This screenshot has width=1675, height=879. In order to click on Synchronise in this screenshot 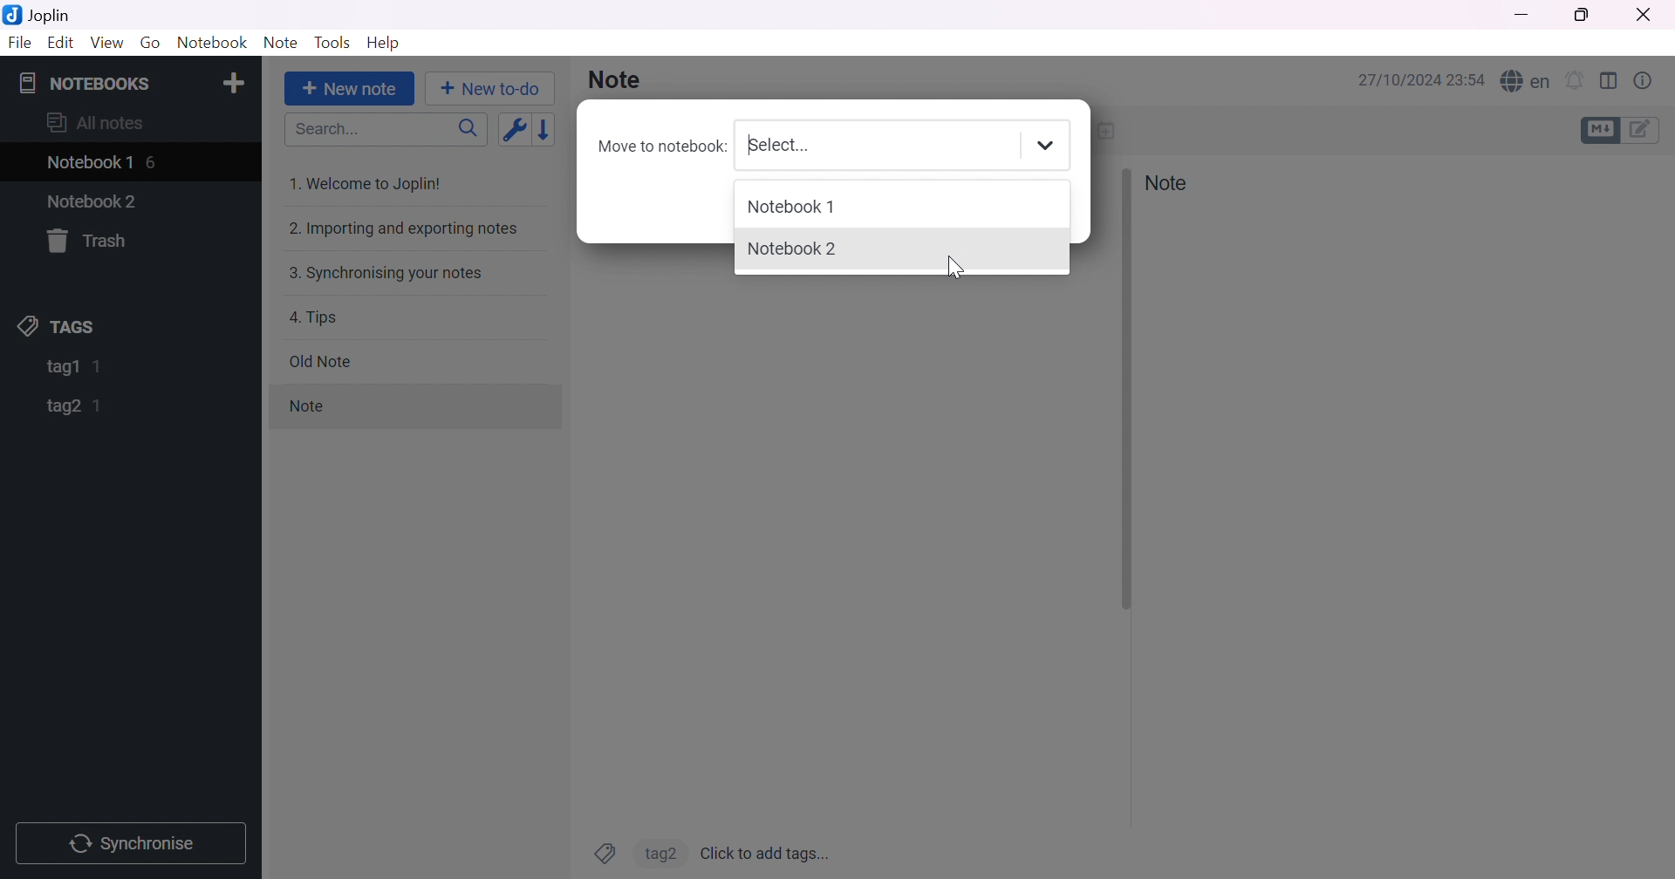, I will do `click(139, 842)`.